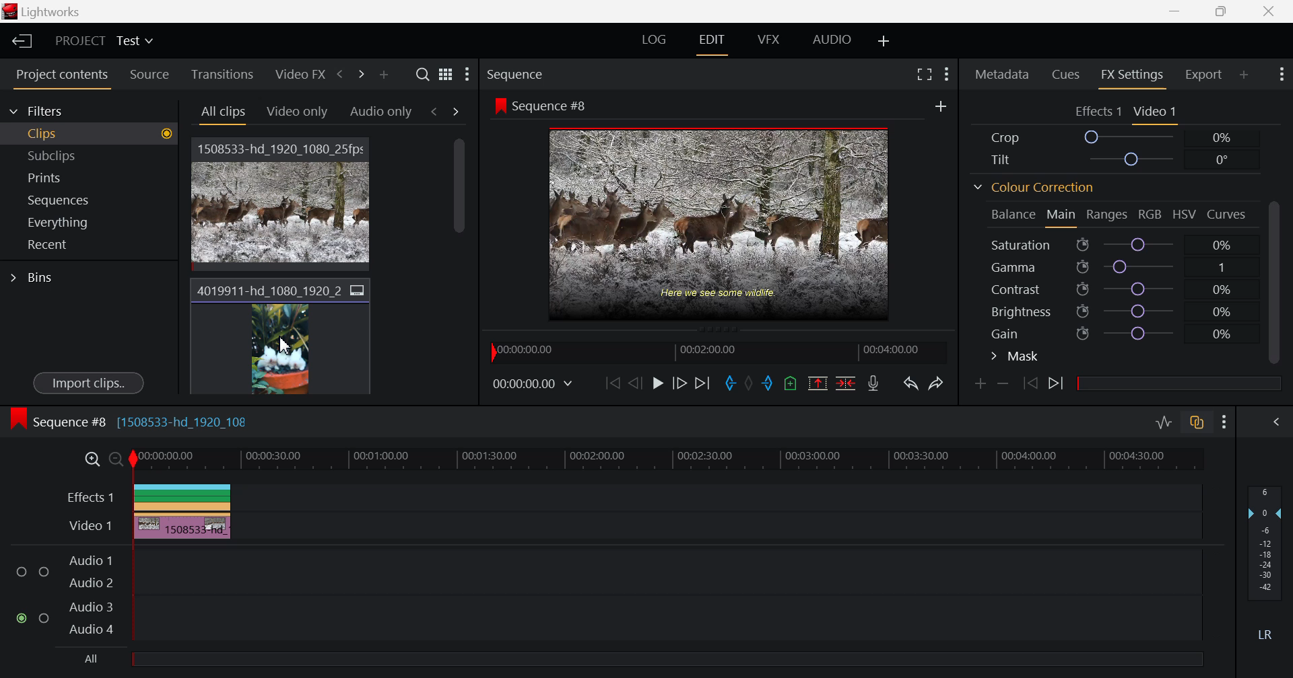  I want to click on FX Settings Tab Open, so click(1131, 75).